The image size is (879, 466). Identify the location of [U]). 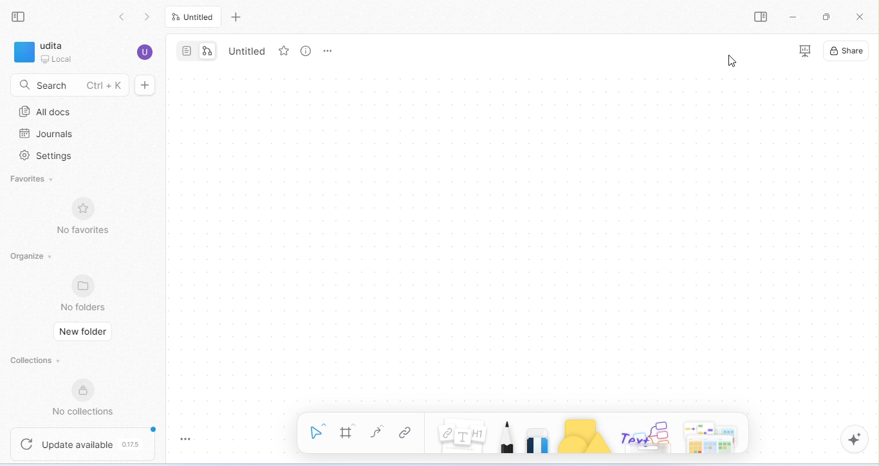
(144, 52).